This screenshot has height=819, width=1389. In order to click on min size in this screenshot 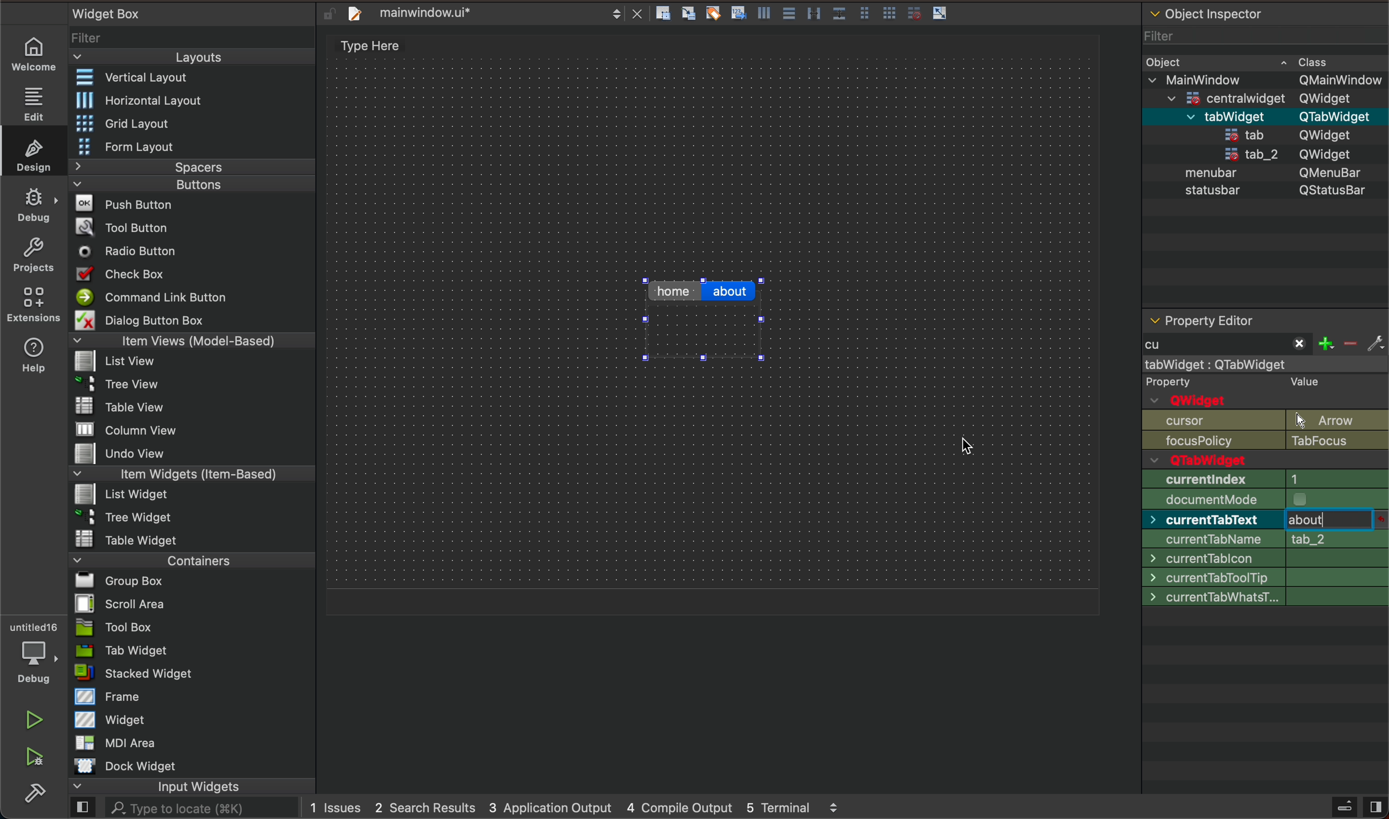, I will do `click(1266, 519)`.